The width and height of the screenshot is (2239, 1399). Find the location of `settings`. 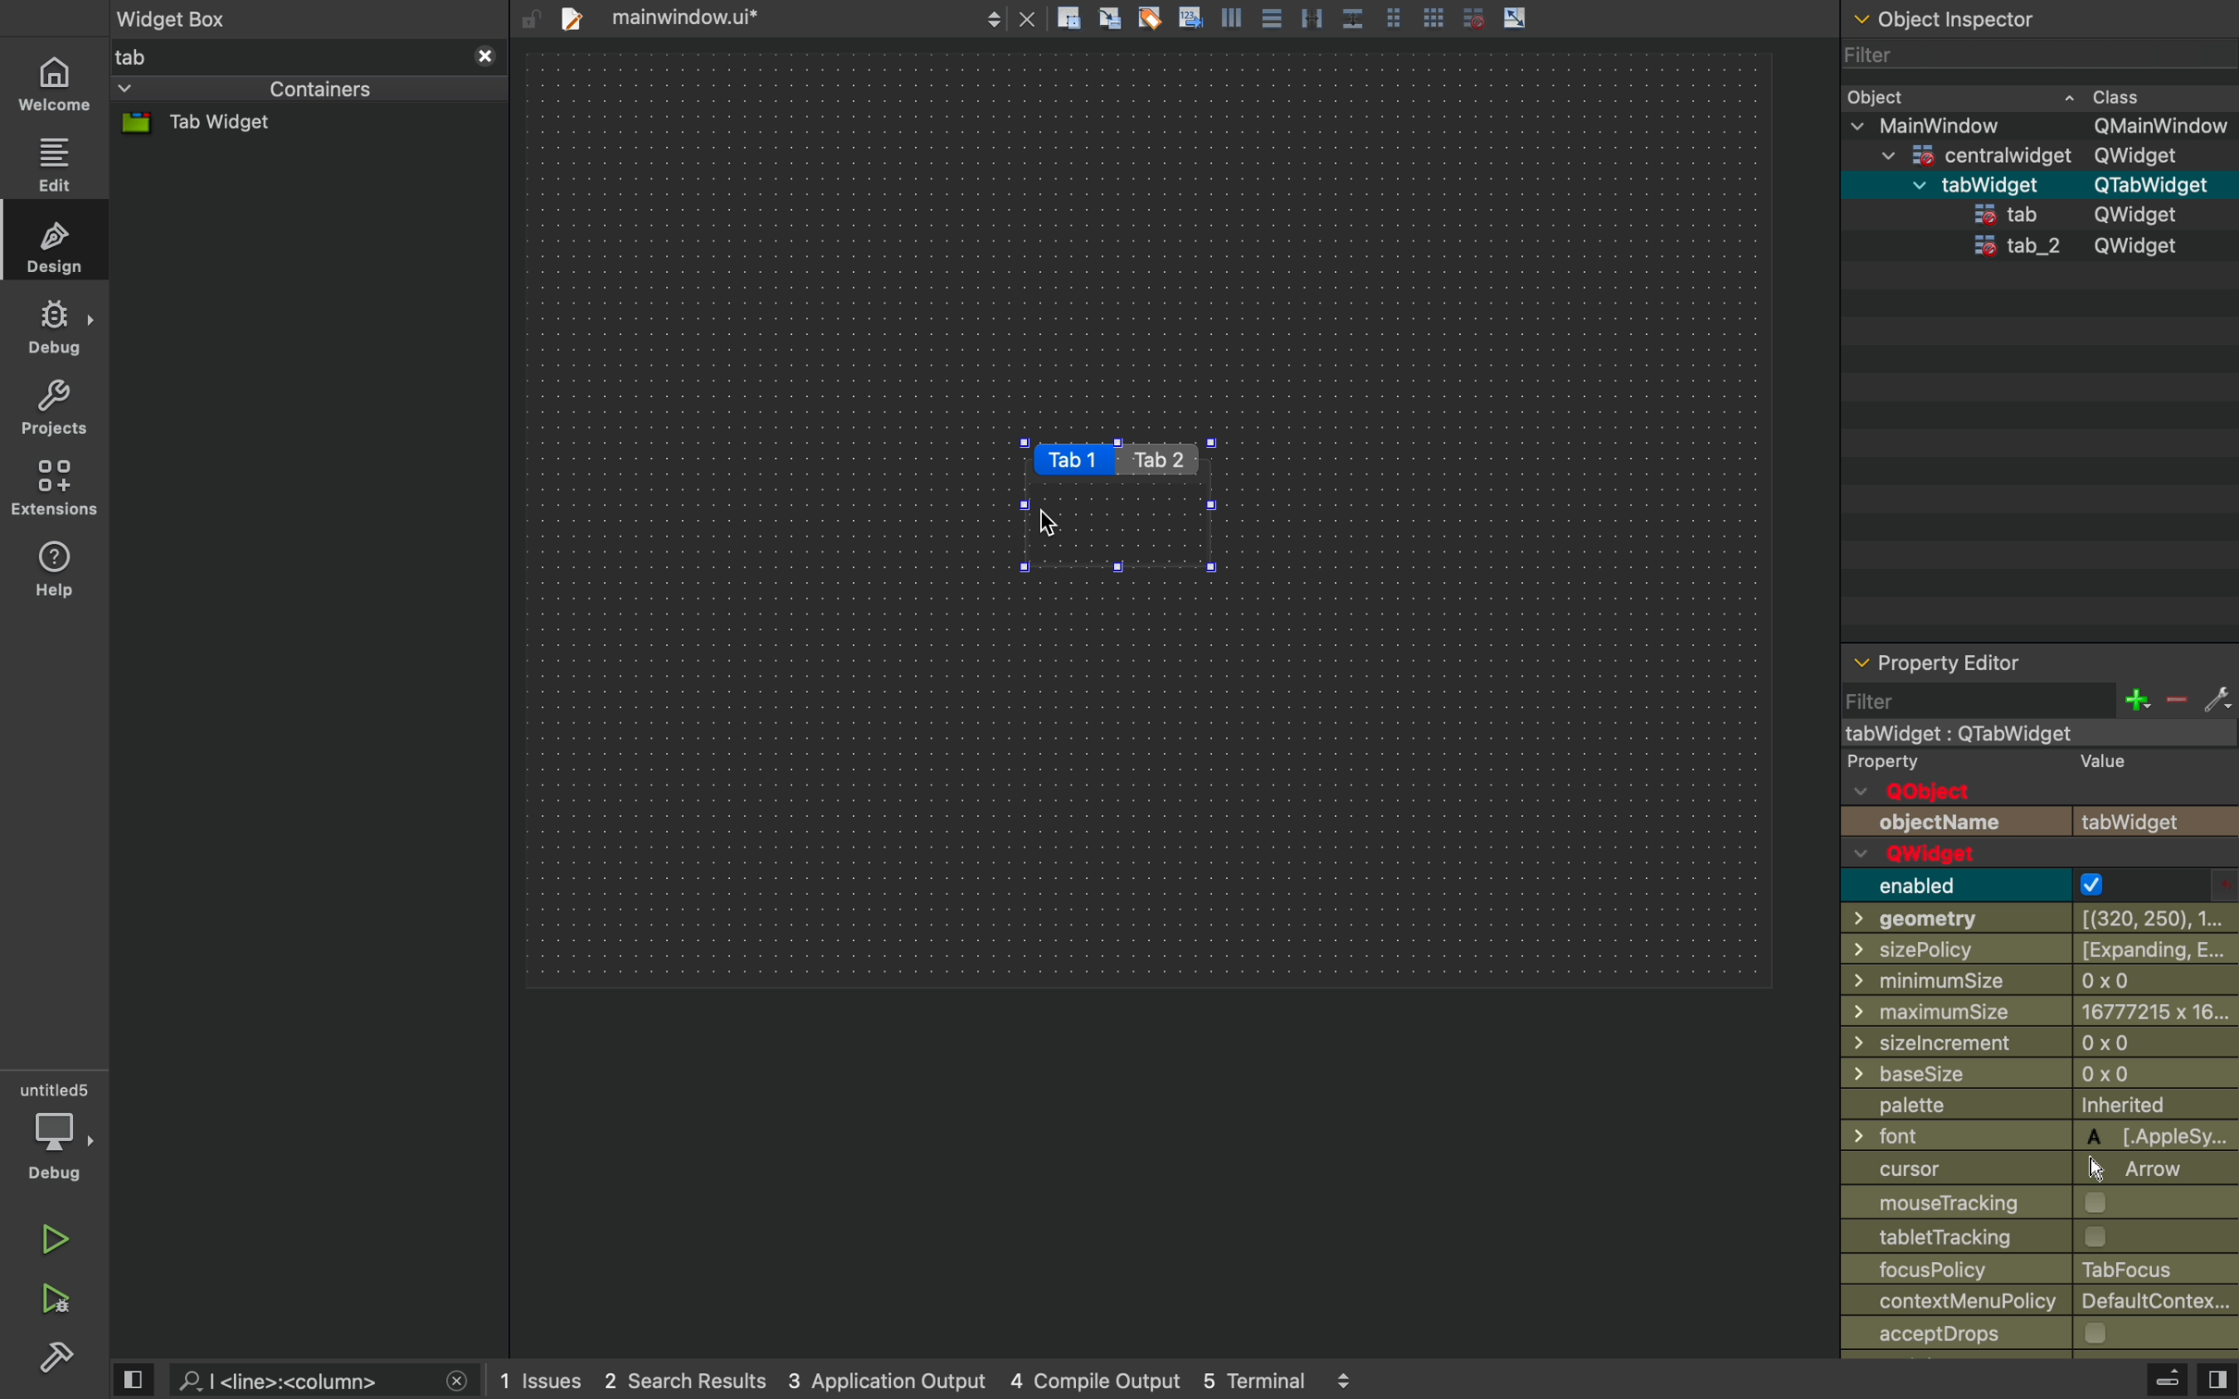

settings is located at coordinates (2217, 699).